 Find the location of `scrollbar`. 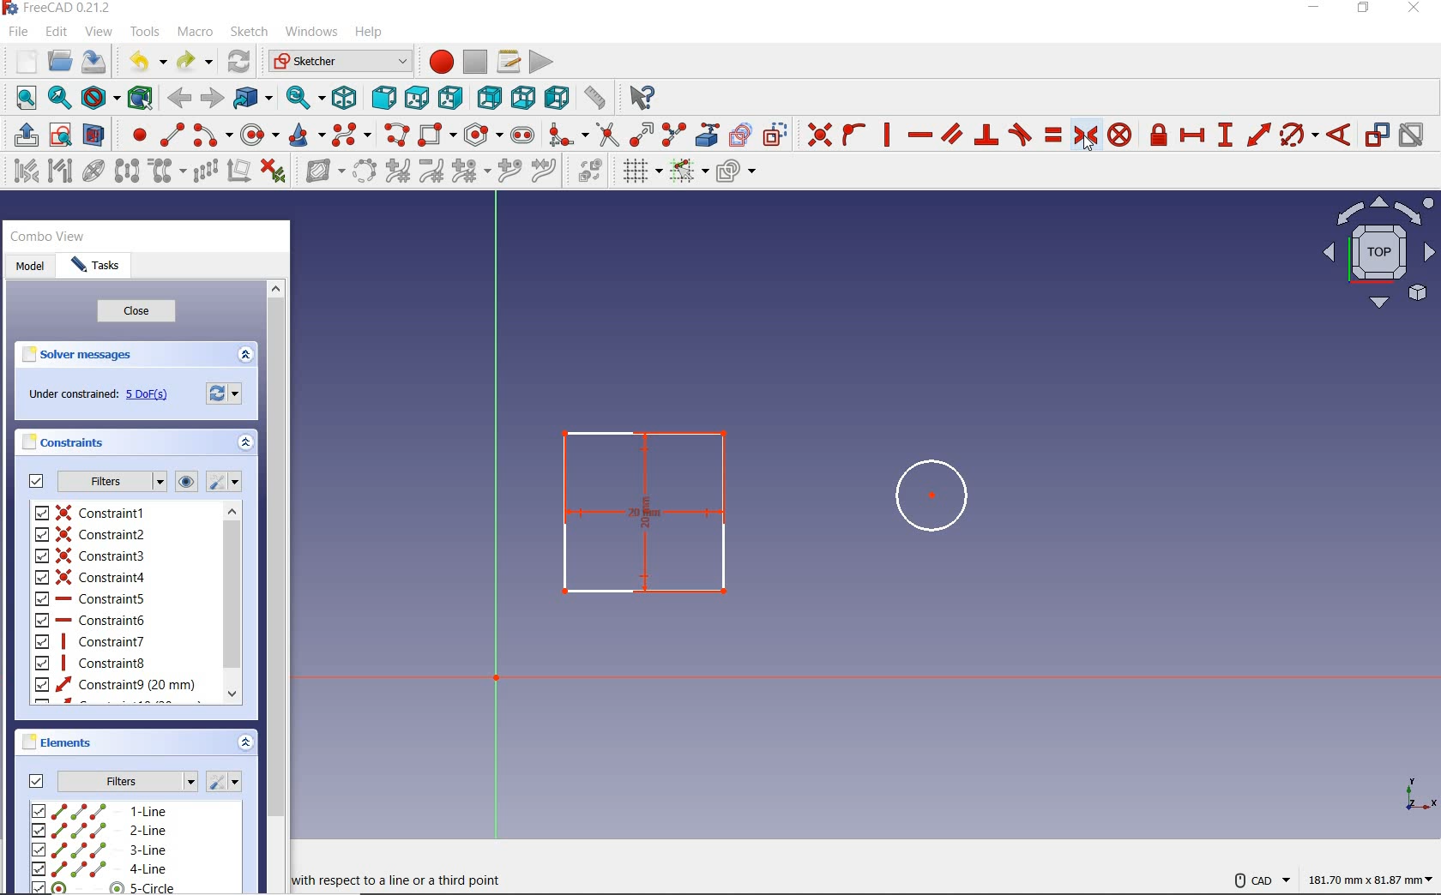

scrollbar is located at coordinates (276, 598).